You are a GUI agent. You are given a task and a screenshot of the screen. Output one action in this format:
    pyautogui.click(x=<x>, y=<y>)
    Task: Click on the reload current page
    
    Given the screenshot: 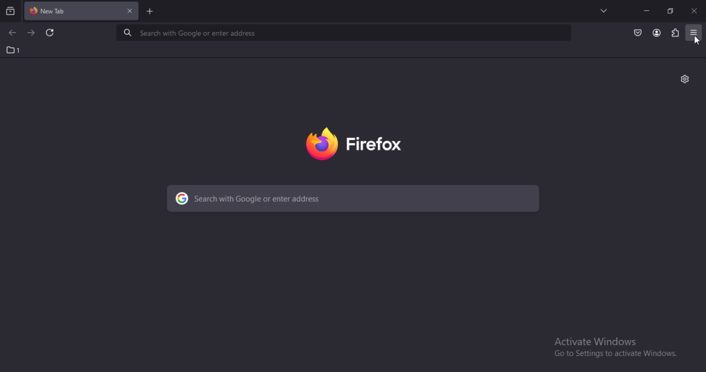 What is the action you would take?
    pyautogui.click(x=49, y=33)
    